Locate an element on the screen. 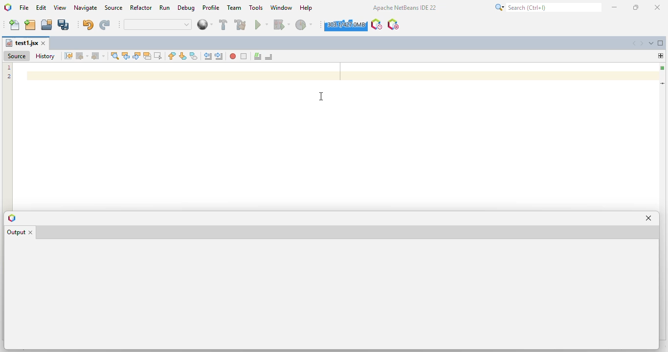  logo is located at coordinates (8, 7).